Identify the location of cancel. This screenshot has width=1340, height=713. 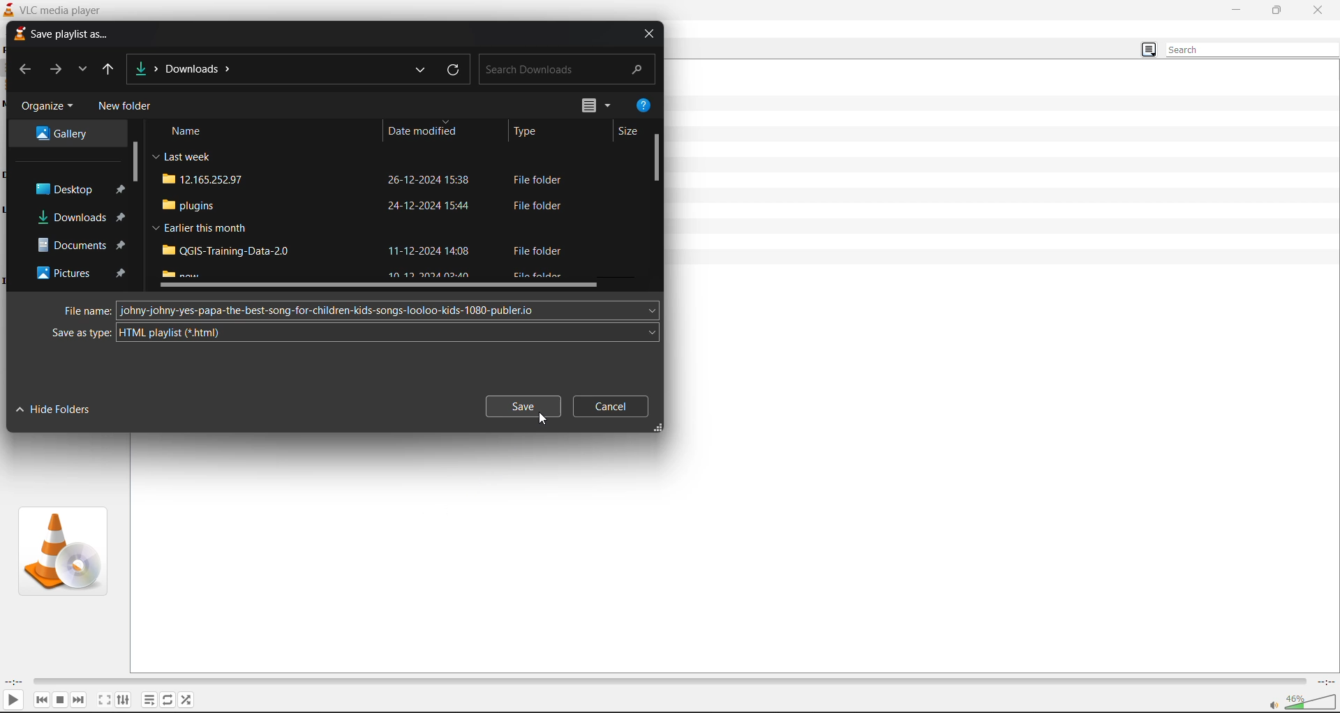
(612, 407).